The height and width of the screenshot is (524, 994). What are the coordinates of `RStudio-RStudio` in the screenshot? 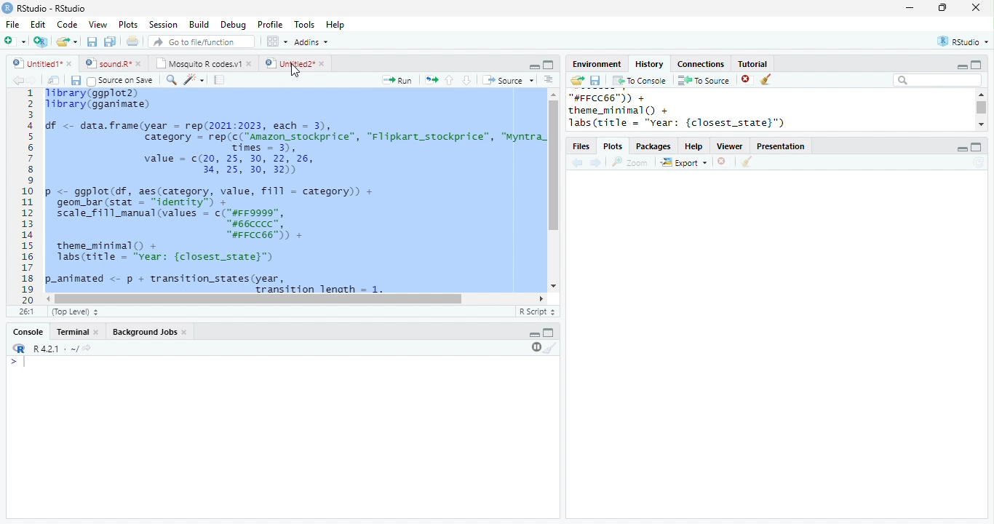 It's located at (52, 8).